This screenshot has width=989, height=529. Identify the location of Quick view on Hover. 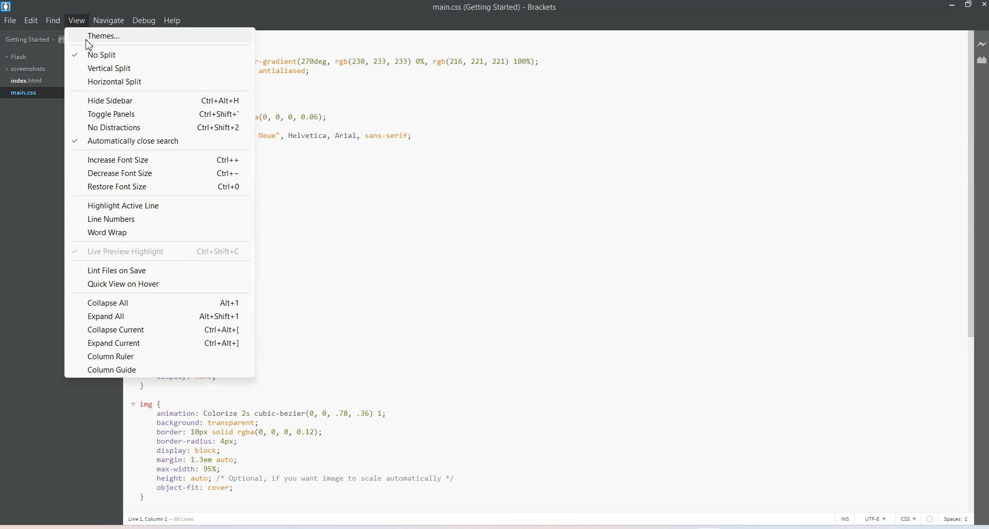
(158, 284).